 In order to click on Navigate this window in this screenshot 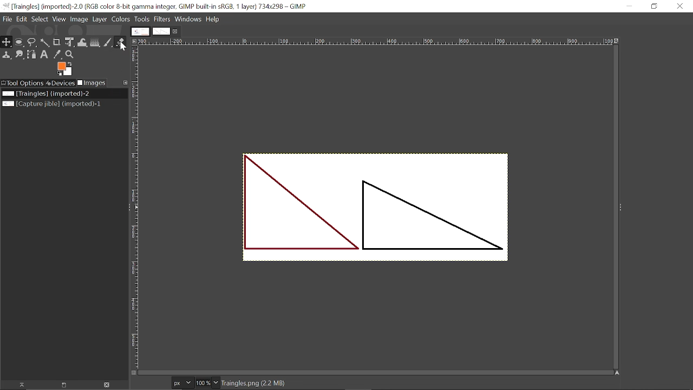, I will do `click(618, 373)`.